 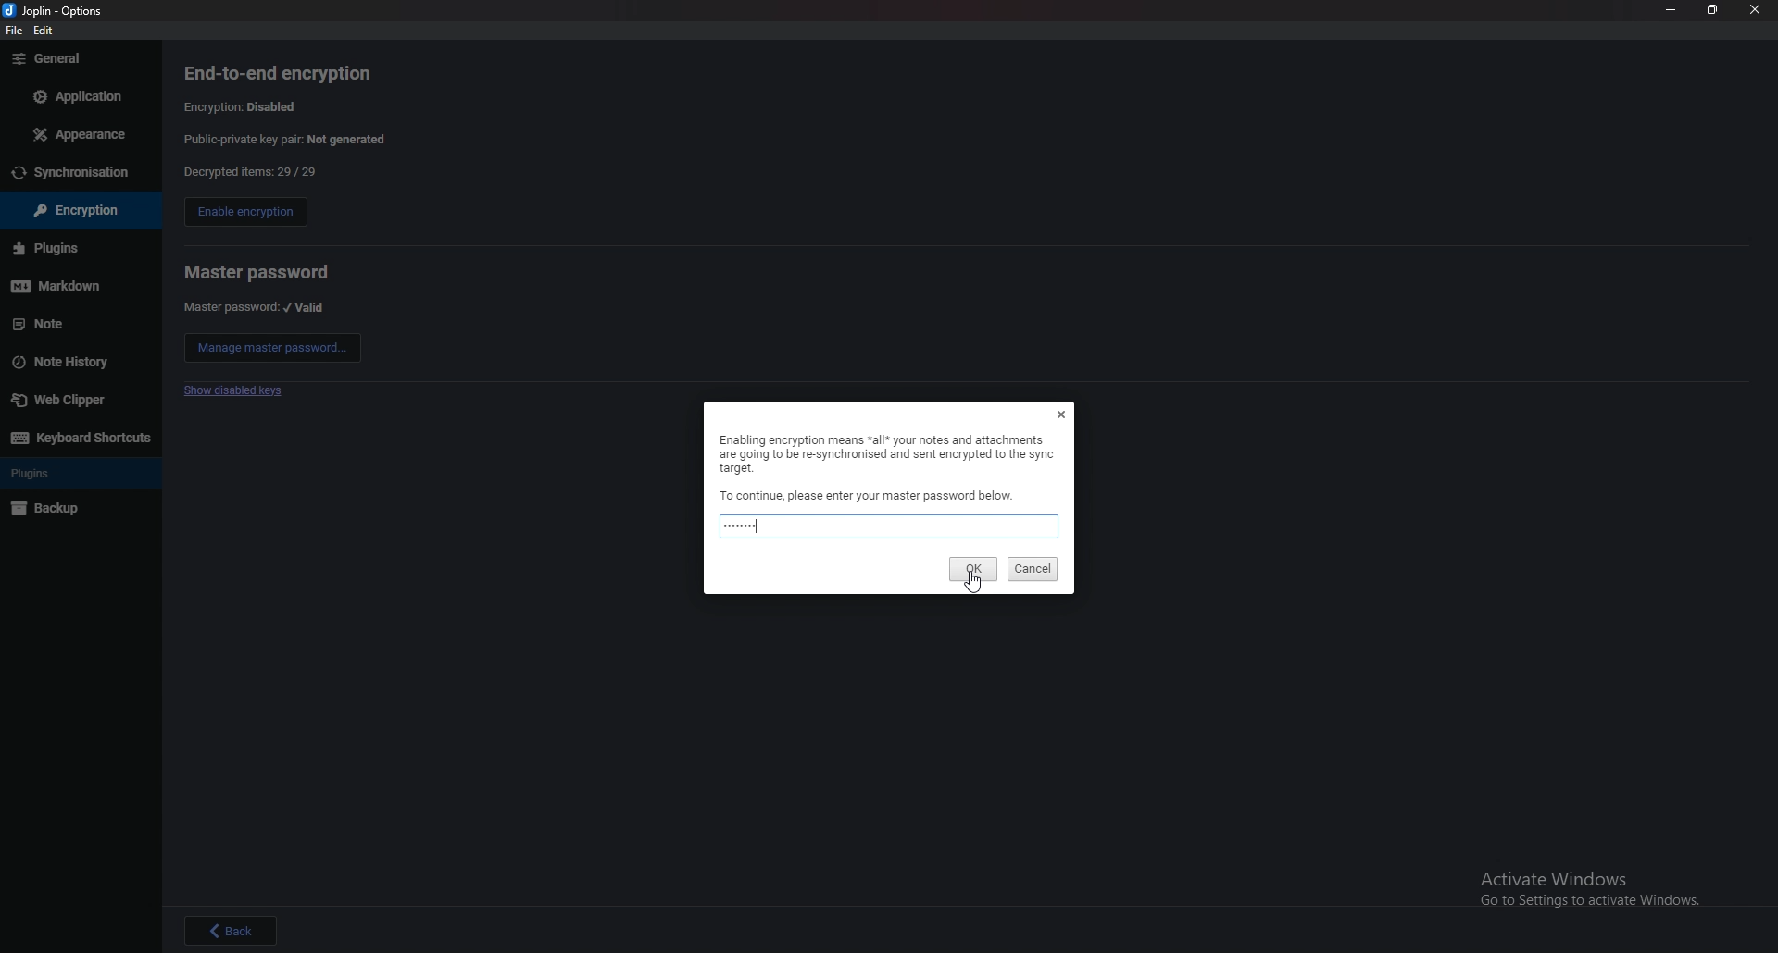 I want to click on , so click(x=72, y=210).